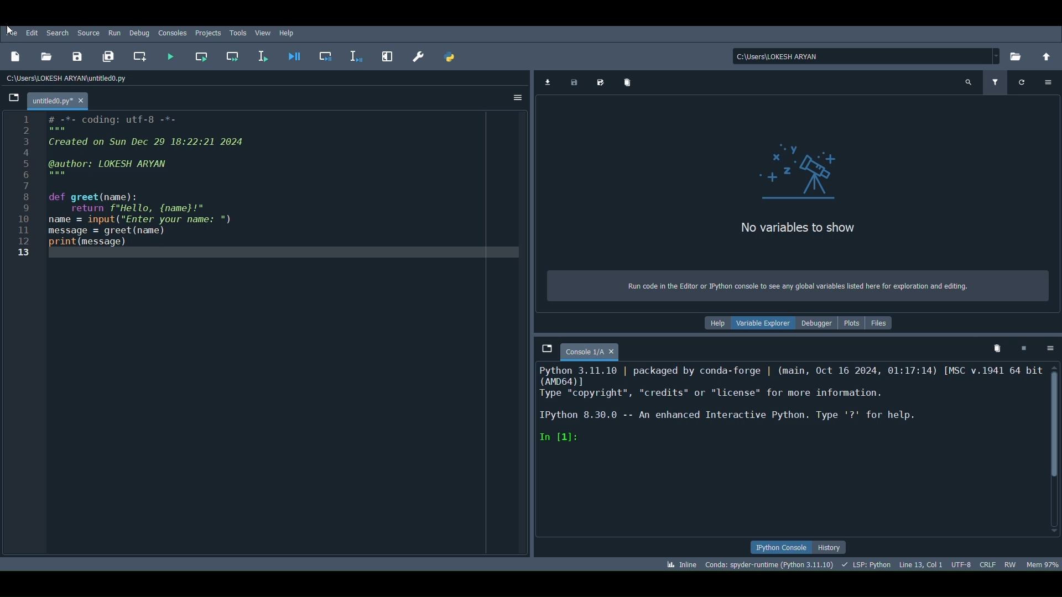 Image resolution: width=1062 pixels, height=597 pixels. I want to click on Remove all variables from namespace, so click(997, 345).